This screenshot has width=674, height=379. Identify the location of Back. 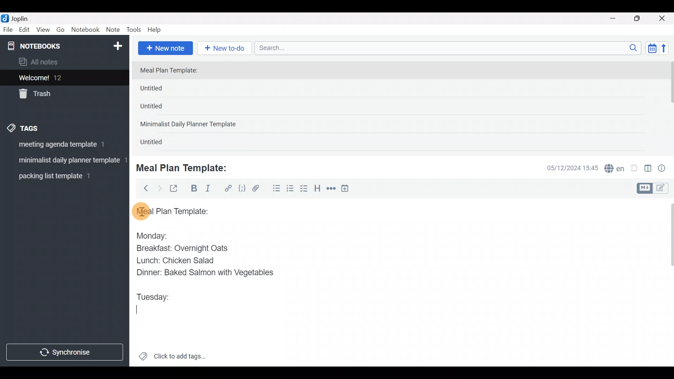
(143, 188).